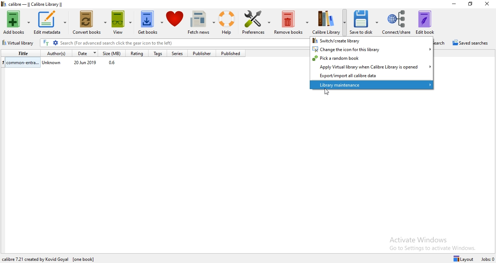  What do you see at coordinates (56, 43) in the screenshot?
I see `Advanced search` at bounding box center [56, 43].